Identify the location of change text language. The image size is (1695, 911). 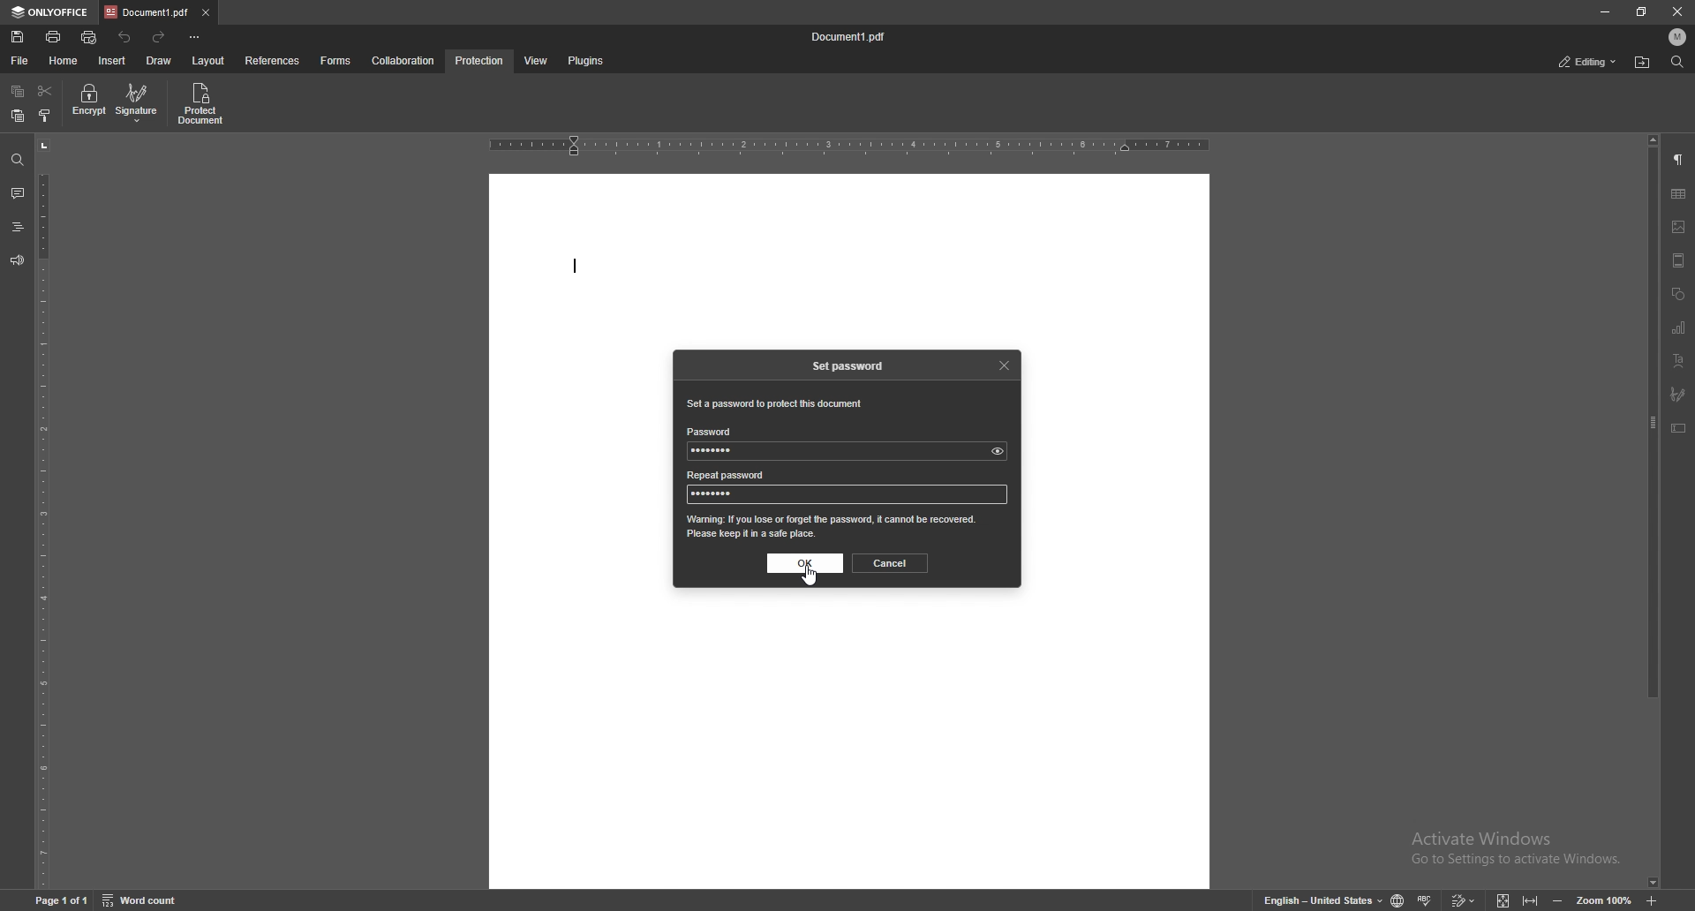
(1324, 899).